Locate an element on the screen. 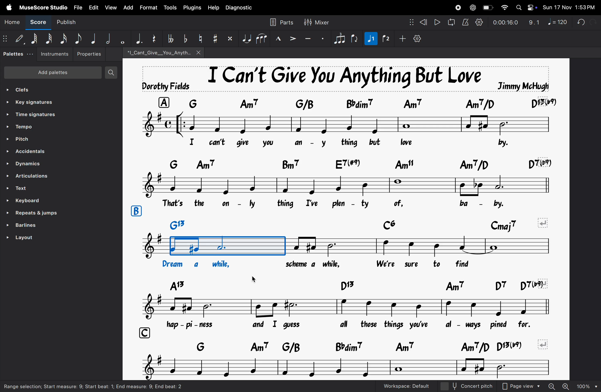 The width and height of the screenshot is (601, 392). chatgpt is located at coordinates (473, 8).